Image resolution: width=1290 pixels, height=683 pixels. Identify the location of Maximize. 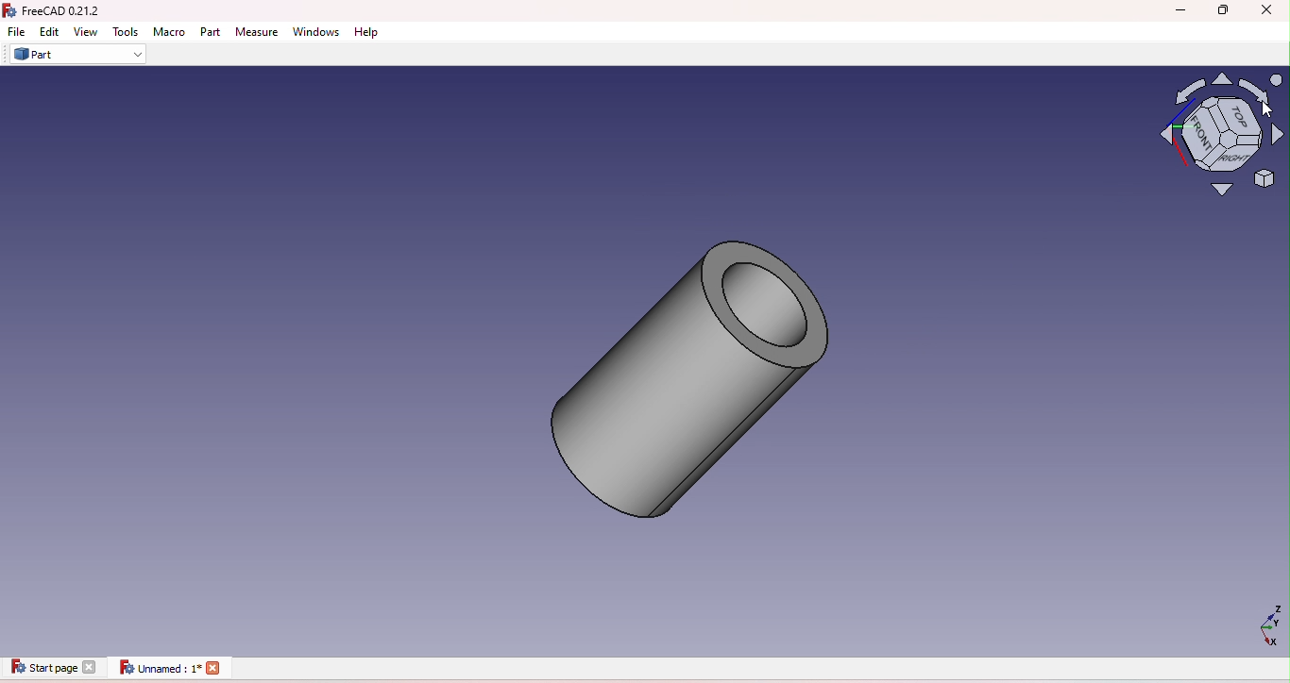
(1224, 9).